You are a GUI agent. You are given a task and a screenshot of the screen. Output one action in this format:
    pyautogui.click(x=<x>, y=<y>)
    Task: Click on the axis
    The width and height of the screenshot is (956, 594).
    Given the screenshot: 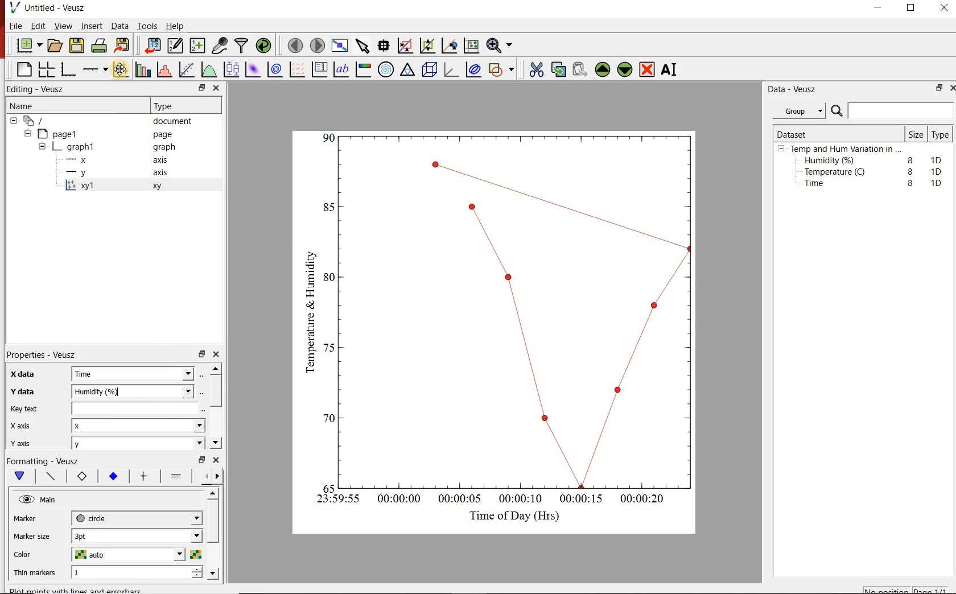 What is the action you would take?
    pyautogui.click(x=164, y=161)
    